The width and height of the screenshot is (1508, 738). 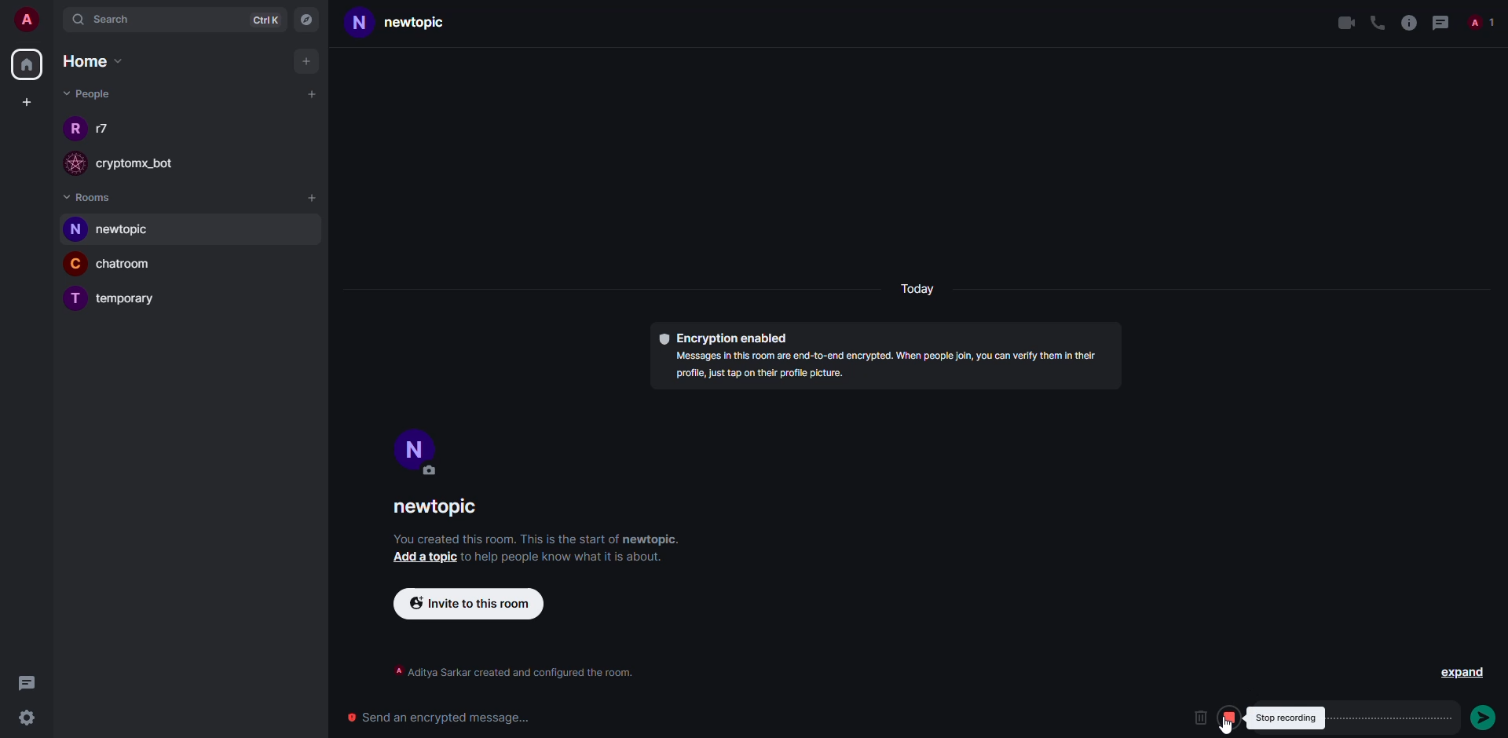 What do you see at coordinates (1199, 717) in the screenshot?
I see `delete` at bounding box center [1199, 717].